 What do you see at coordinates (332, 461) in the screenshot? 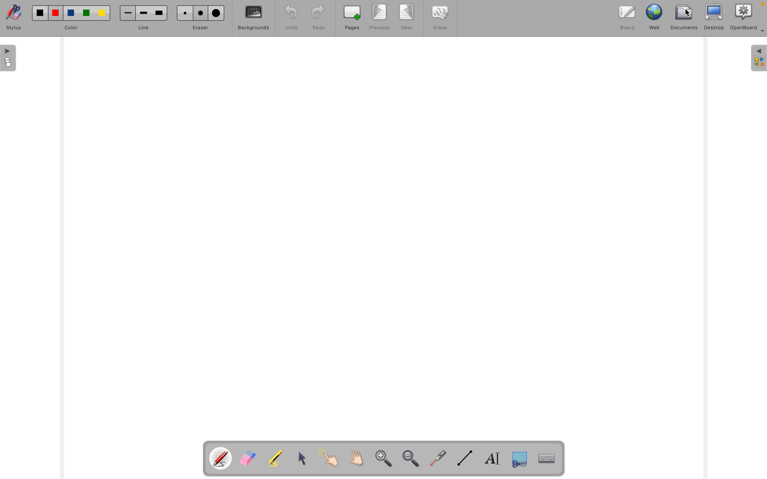
I see `interact with items` at bounding box center [332, 461].